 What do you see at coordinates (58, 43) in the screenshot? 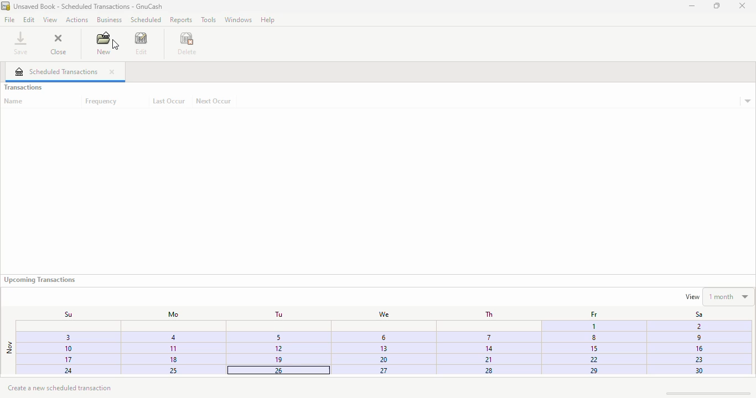
I see `close` at bounding box center [58, 43].